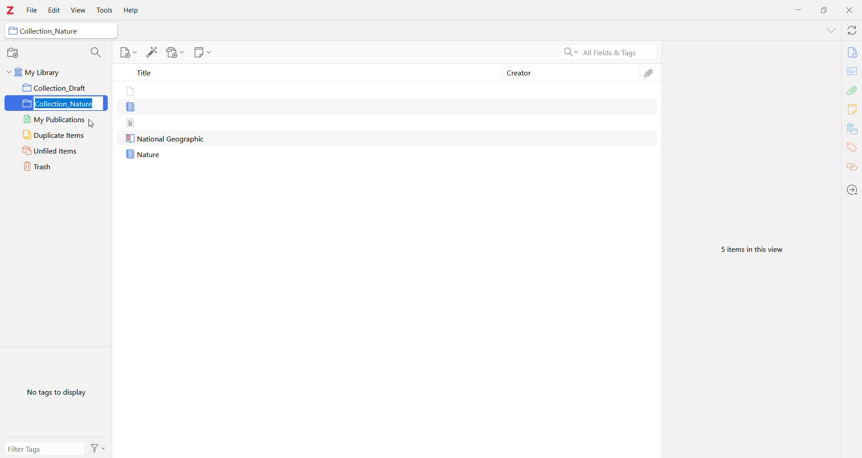  I want to click on Expand Section, so click(831, 31).